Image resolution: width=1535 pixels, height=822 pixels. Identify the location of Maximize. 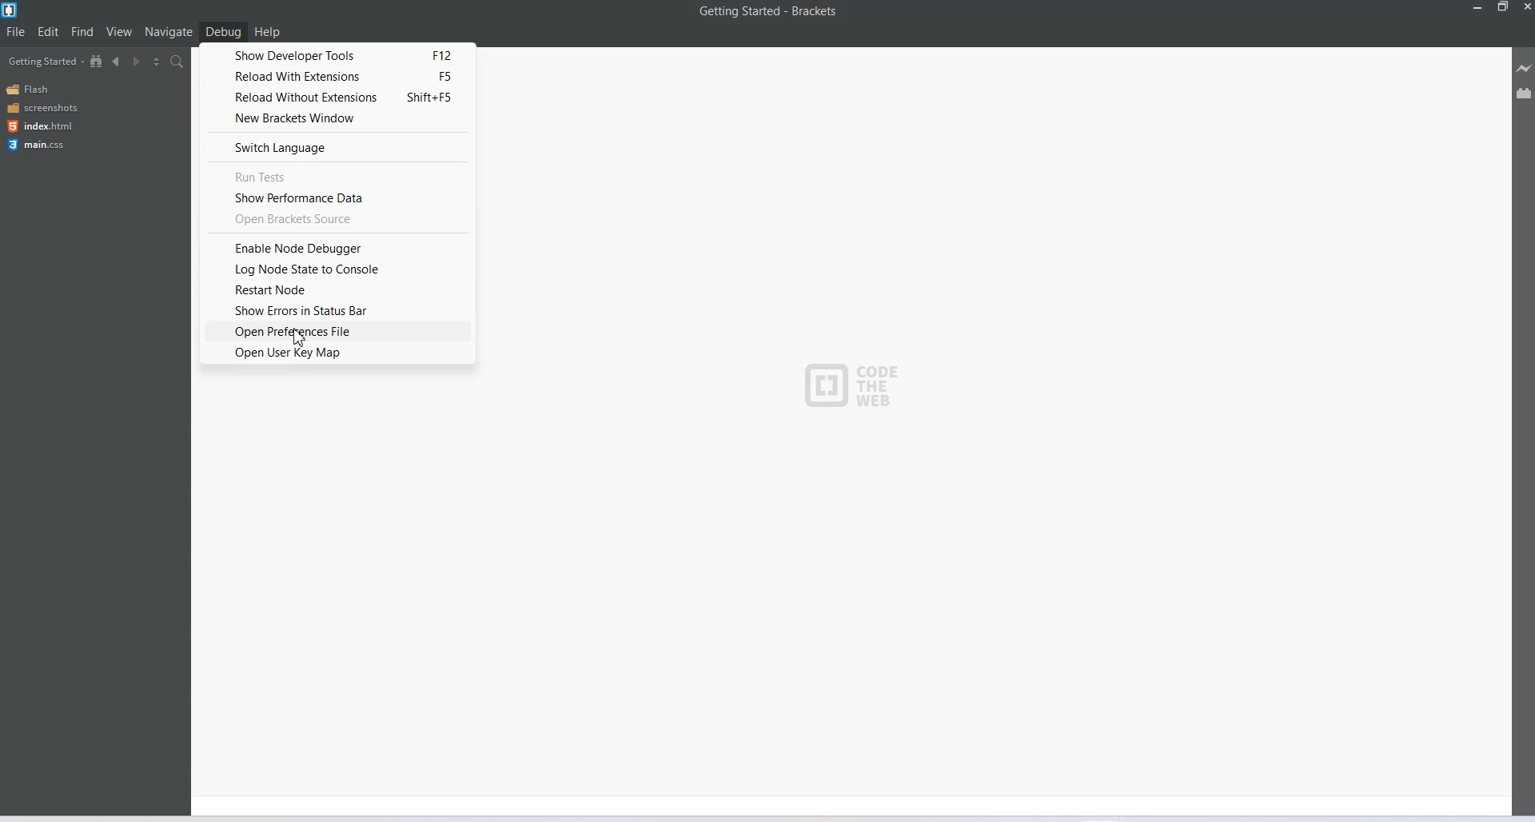
(1502, 8).